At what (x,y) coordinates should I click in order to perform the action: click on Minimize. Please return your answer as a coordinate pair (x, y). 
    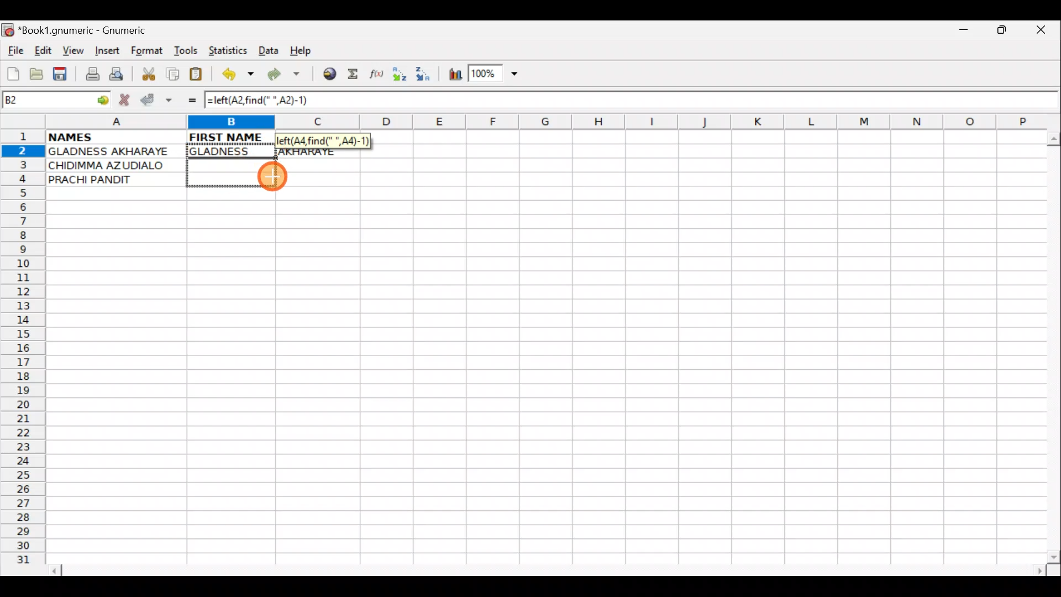
    Looking at the image, I should click on (961, 33).